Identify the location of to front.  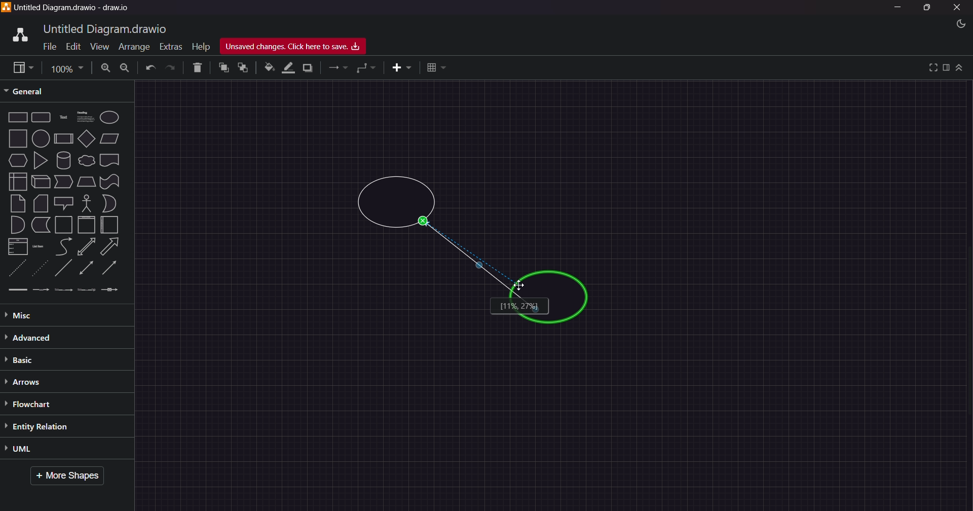
(222, 68).